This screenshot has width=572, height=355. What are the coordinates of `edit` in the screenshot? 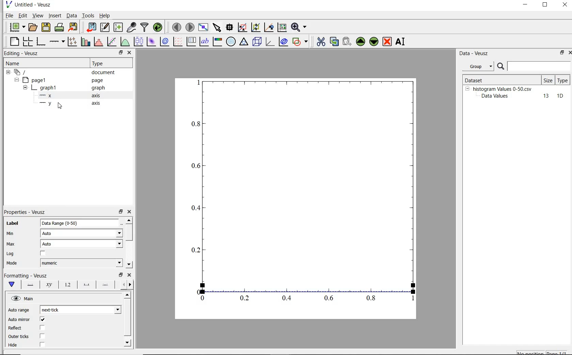 It's located at (23, 15).